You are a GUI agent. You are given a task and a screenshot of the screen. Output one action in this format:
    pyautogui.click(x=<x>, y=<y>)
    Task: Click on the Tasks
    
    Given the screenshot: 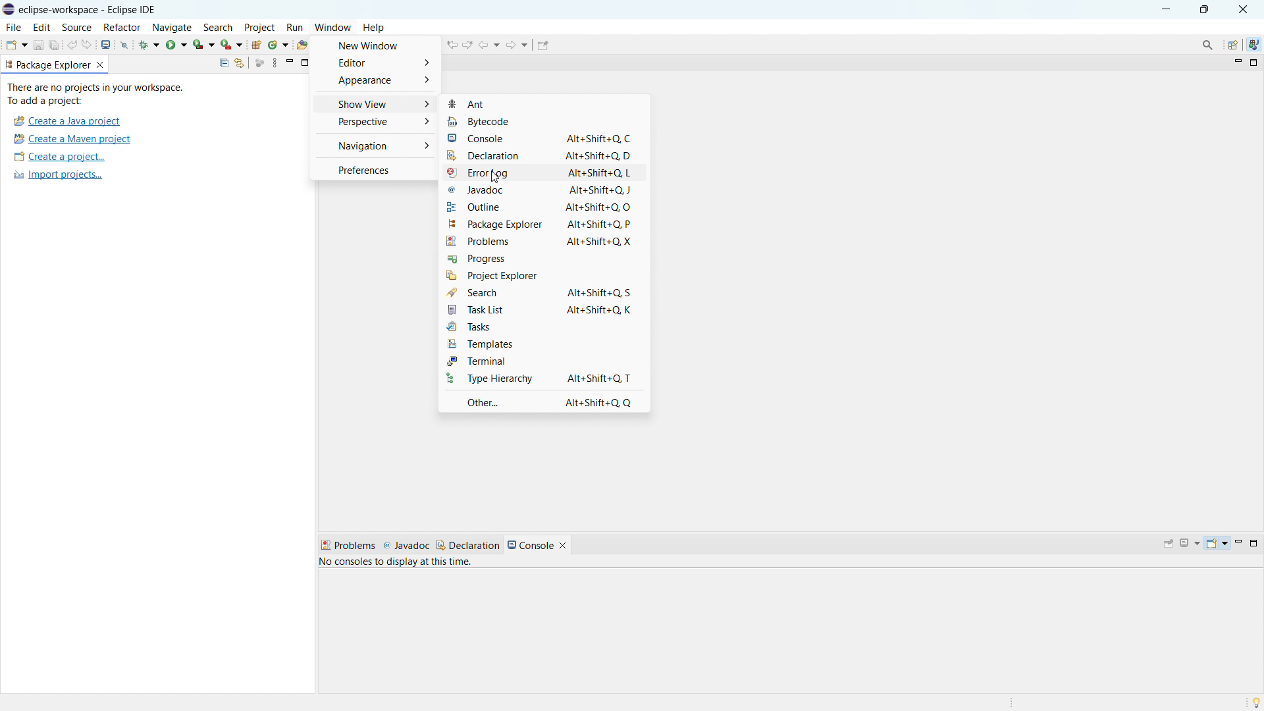 What is the action you would take?
    pyautogui.click(x=534, y=327)
    